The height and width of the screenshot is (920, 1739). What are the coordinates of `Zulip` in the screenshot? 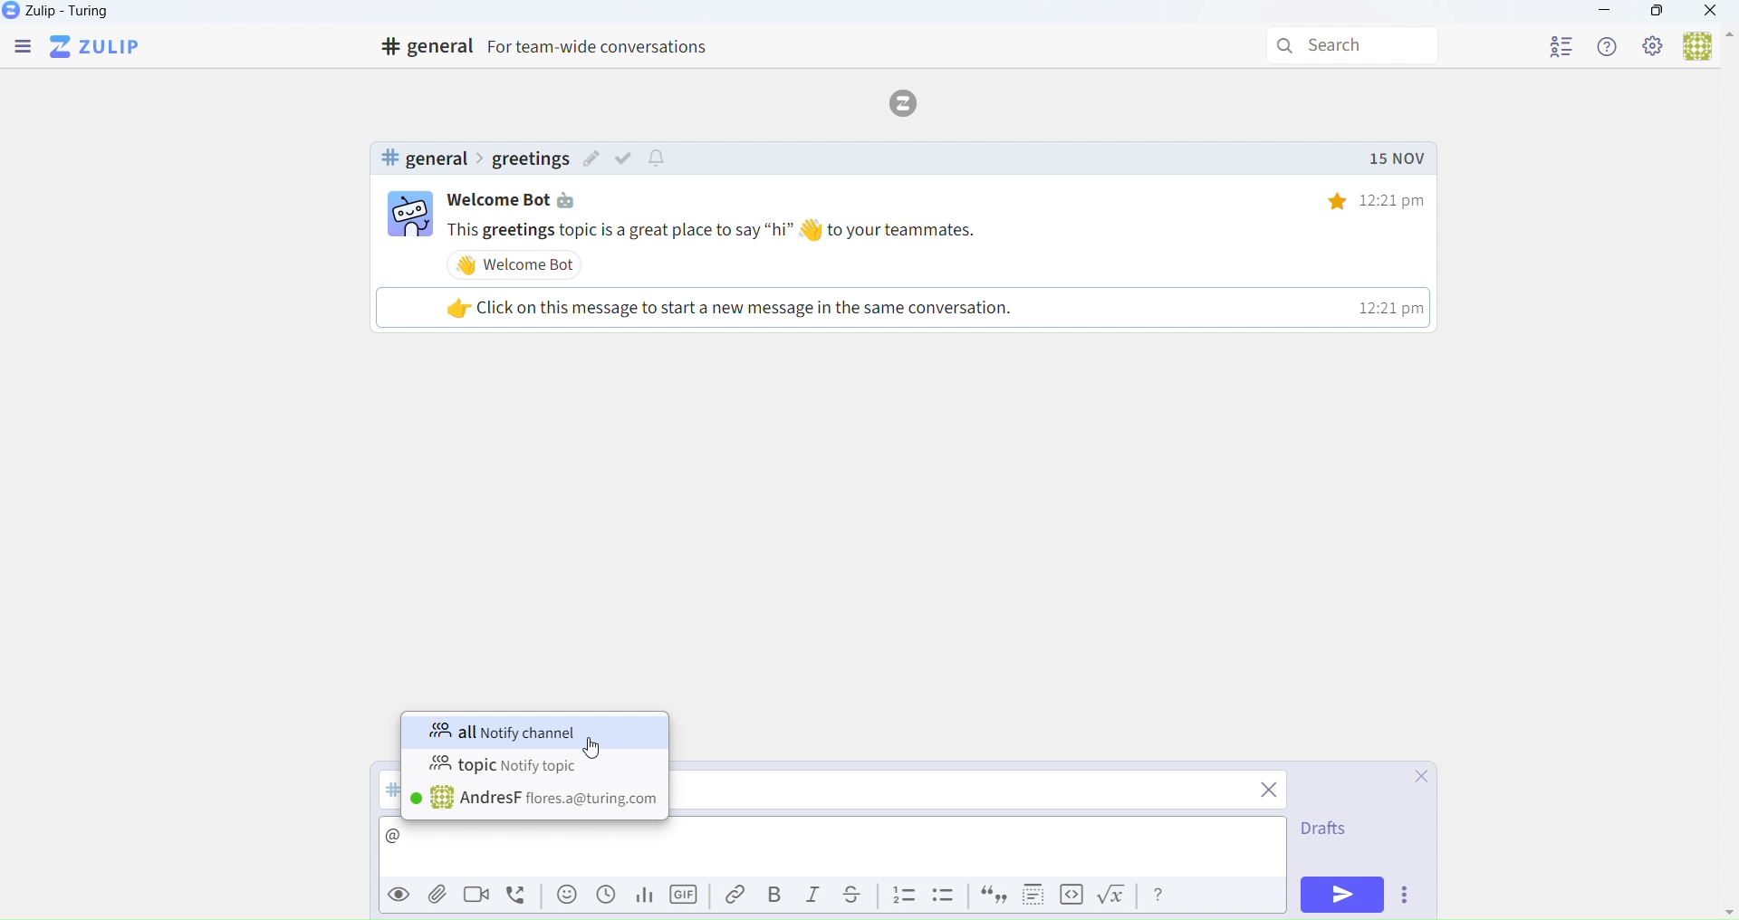 It's located at (77, 14).